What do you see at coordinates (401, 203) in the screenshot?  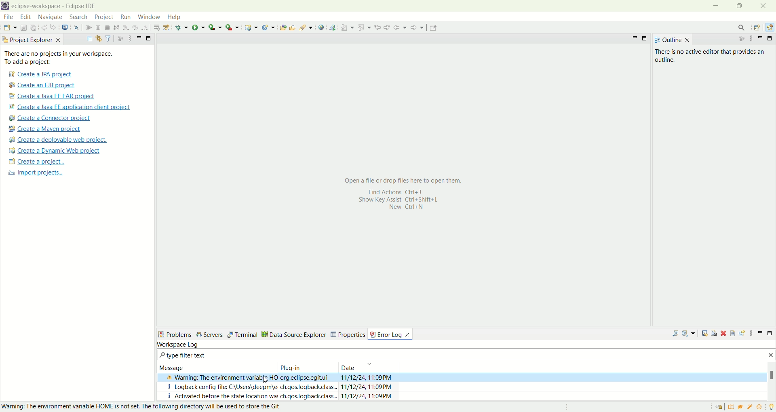 I see `Find Actions Ctrl+3 show key assist Ctrl+ Shift+L New Ctrl+N` at bounding box center [401, 203].